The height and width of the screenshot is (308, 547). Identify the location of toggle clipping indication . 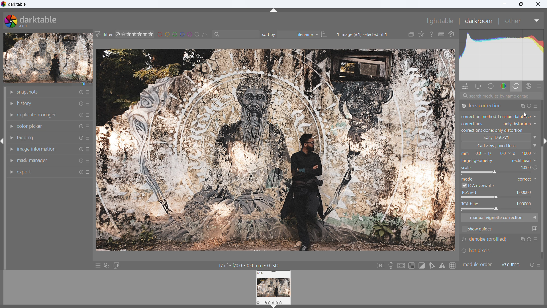
(422, 266).